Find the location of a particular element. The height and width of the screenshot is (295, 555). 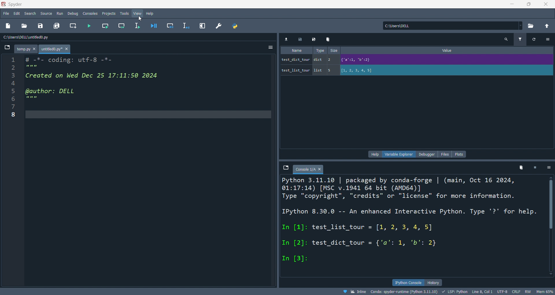

history is located at coordinates (435, 282).